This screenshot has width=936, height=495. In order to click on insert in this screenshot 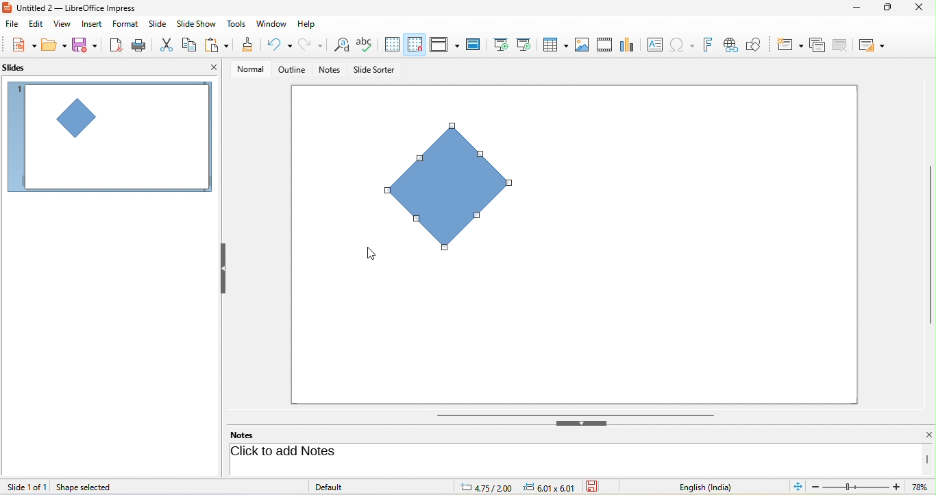, I will do `click(90, 24)`.